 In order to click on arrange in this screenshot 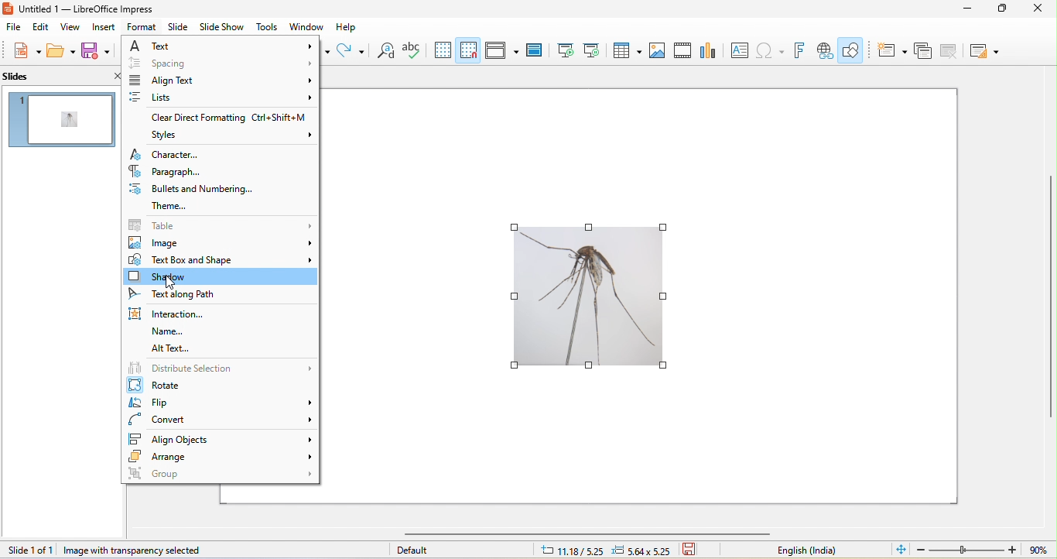, I will do `click(222, 456)`.